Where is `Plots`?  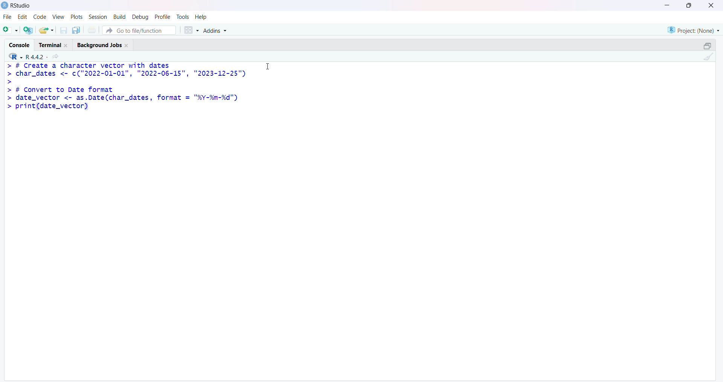
Plots is located at coordinates (76, 17).